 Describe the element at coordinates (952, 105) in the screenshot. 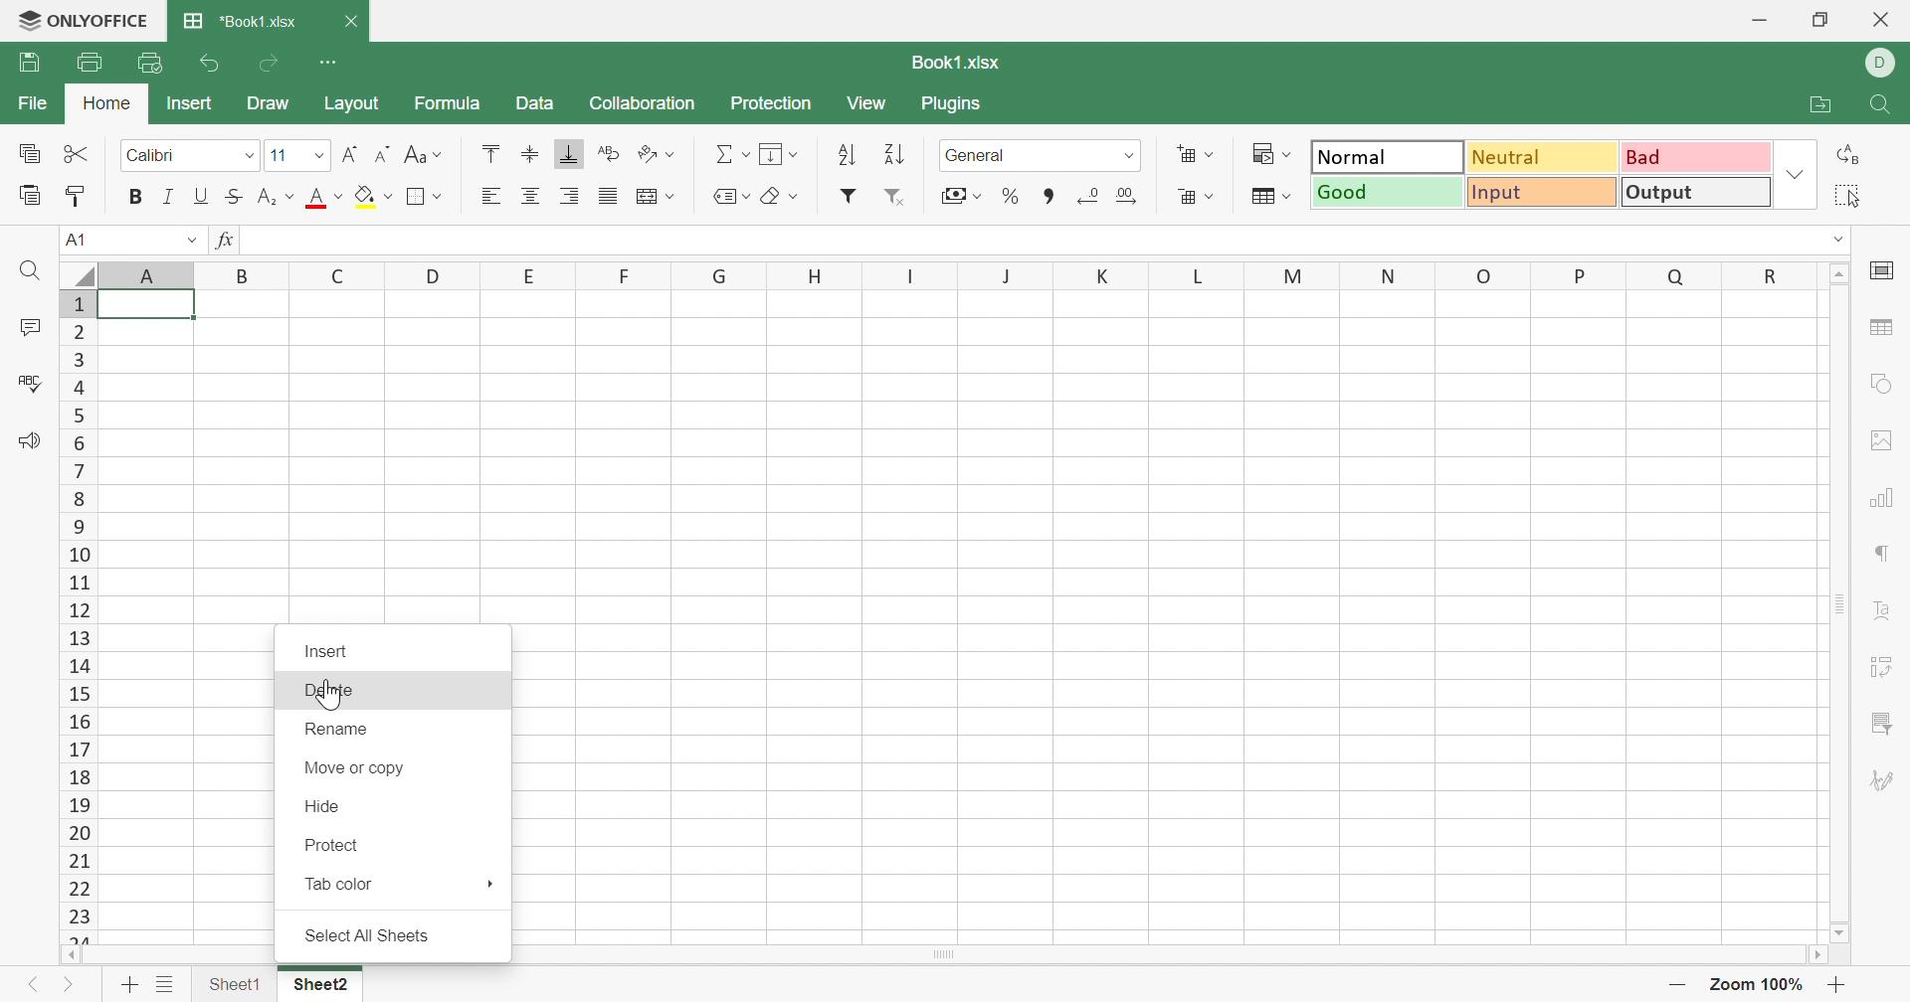

I see `Plugins` at that location.